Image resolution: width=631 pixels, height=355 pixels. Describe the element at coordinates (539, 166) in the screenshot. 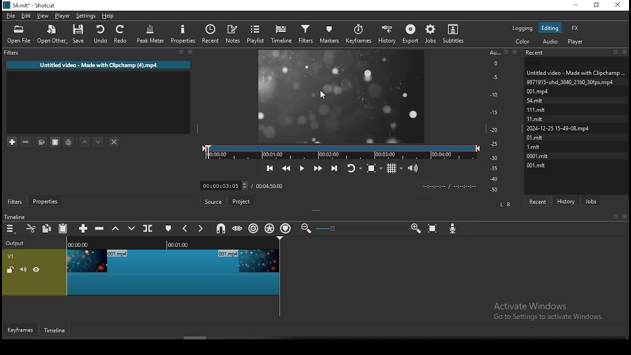

I see `files` at that location.